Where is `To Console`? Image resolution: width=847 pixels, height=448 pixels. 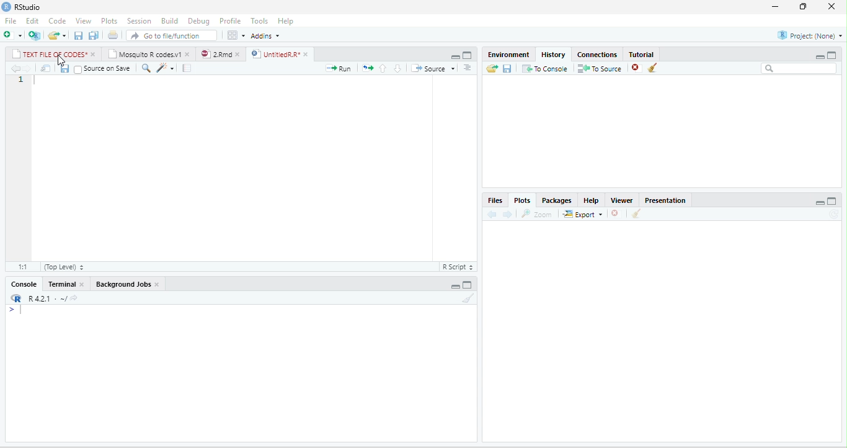
To Console is located at coordinates (545, 68).